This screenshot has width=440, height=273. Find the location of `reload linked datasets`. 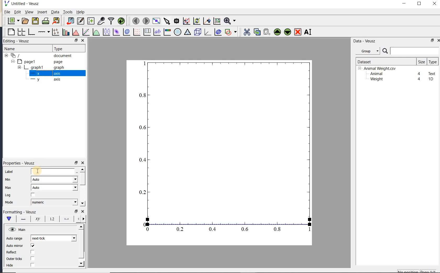

reload linked datasets is located at coordinates (121, 20).